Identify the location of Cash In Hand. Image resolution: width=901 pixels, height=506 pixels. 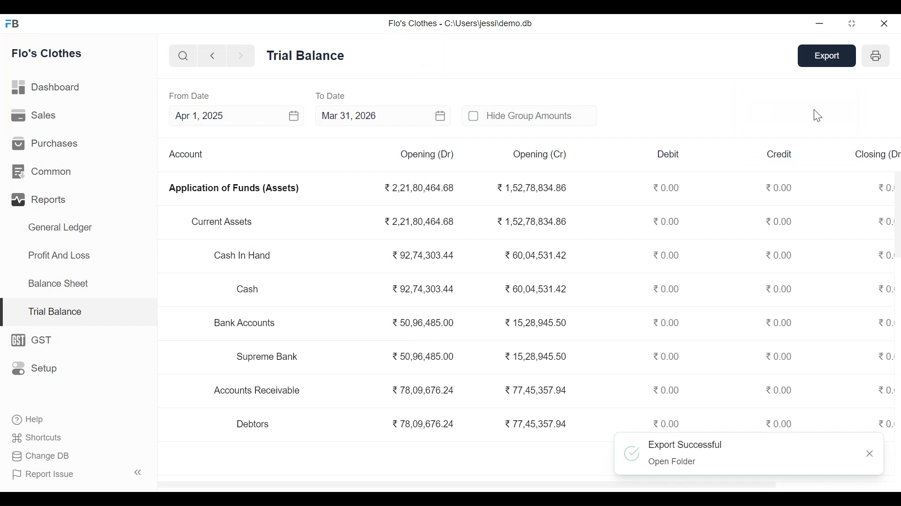
(246, 256).